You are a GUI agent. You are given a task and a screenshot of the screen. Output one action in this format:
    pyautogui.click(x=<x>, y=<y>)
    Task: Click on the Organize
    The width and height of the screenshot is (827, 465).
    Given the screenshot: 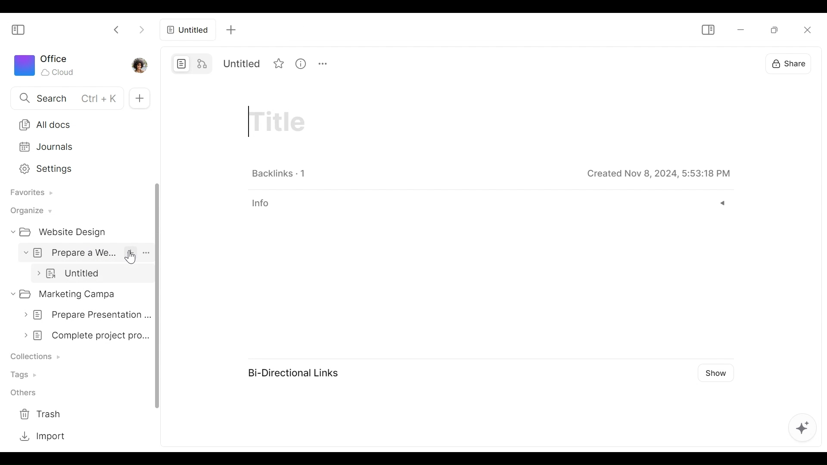 What is the action you would take?
    pyautogui.click(x=29, y=211)
    